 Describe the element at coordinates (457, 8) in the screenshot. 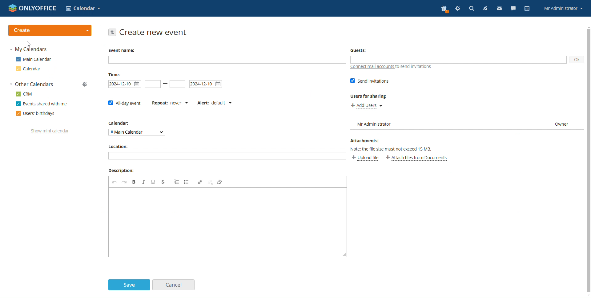

I see `settings` at that location.